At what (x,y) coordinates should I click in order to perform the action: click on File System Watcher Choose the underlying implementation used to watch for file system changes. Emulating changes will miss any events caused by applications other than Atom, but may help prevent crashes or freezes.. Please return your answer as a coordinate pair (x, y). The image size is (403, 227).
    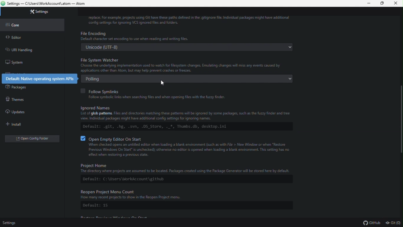
    Looking at the image, I should click on (187, 65).